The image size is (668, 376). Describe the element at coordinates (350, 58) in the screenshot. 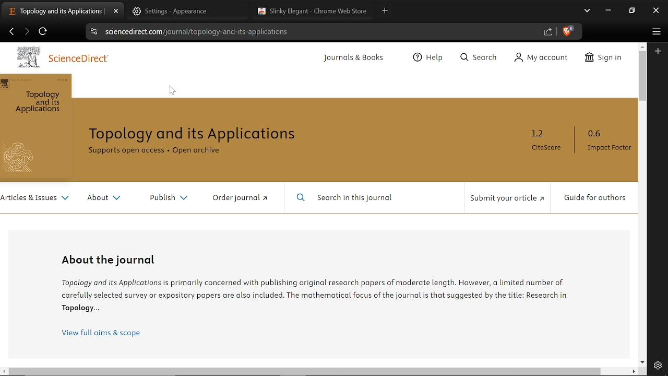

I see `Journals and Books` at that location.